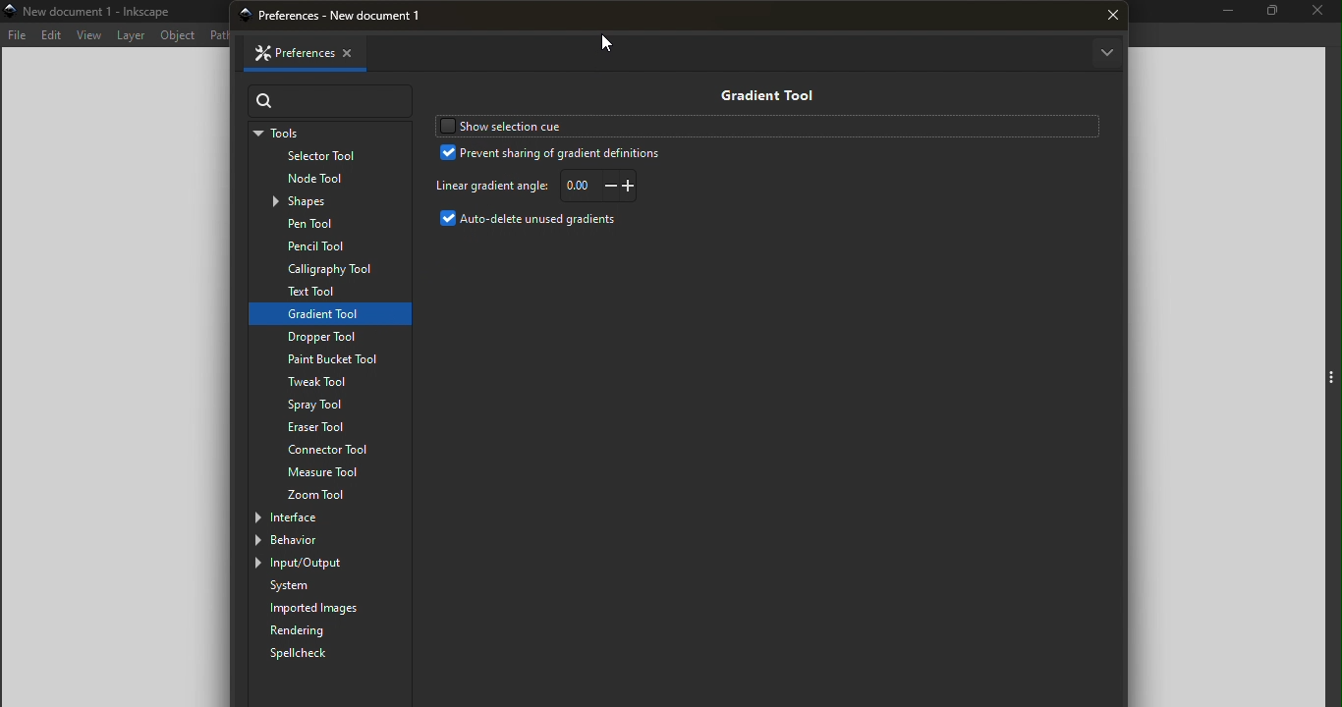 This screenshot has width=1342, height=707. Describe the element at coordinates (333, 609) in the screenshot. I see `Imported images` at that location.